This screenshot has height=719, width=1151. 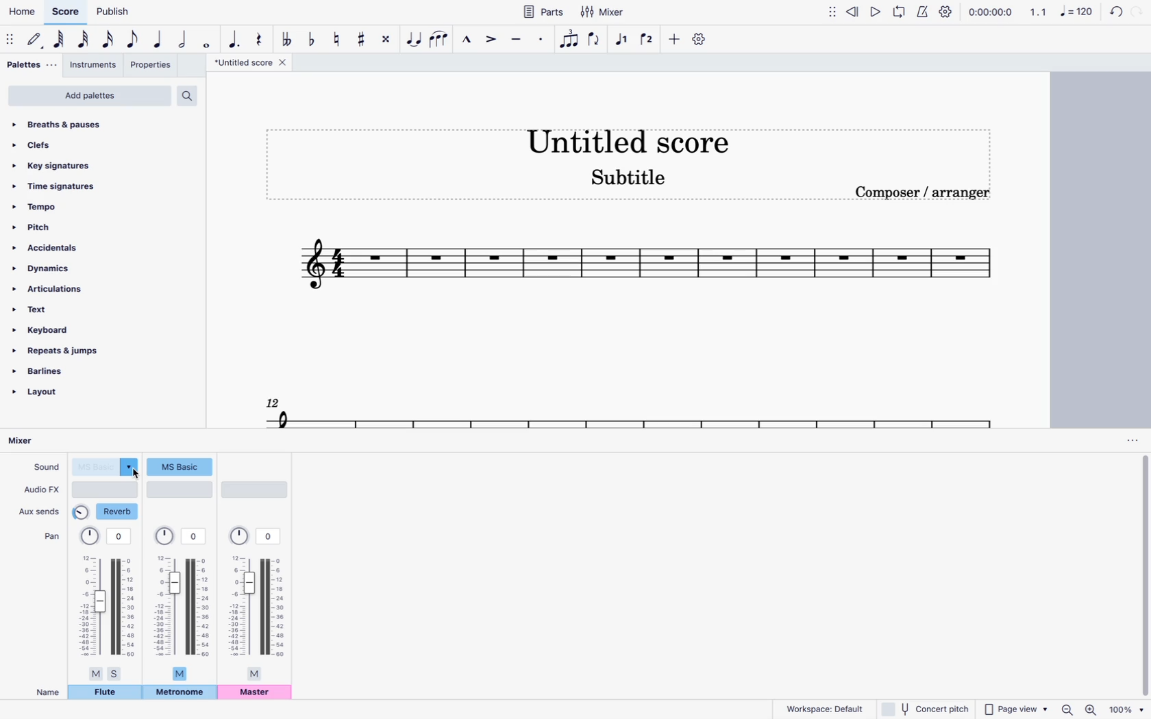 What do you see at coordinates (1061, 11) in the screenshot?
I see `scale` at bounding box center [1061, 11].